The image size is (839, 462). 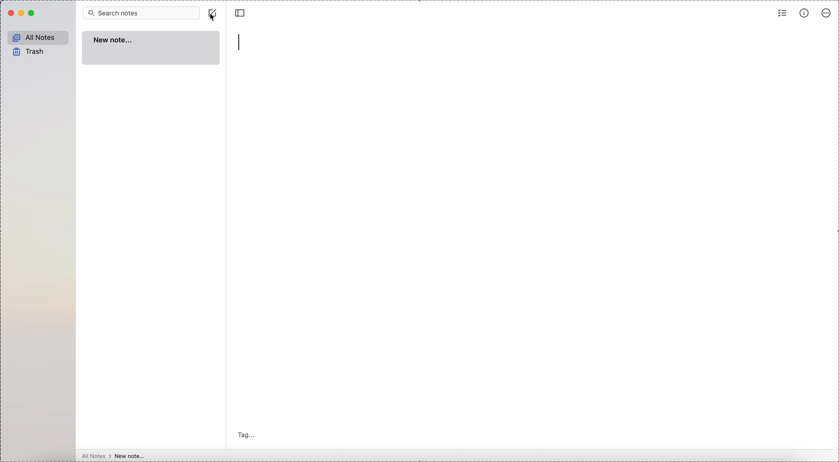 What do you see at coordinates (781, 14) in the screenshot?
I see `check list` at bounding box center [781, 14].